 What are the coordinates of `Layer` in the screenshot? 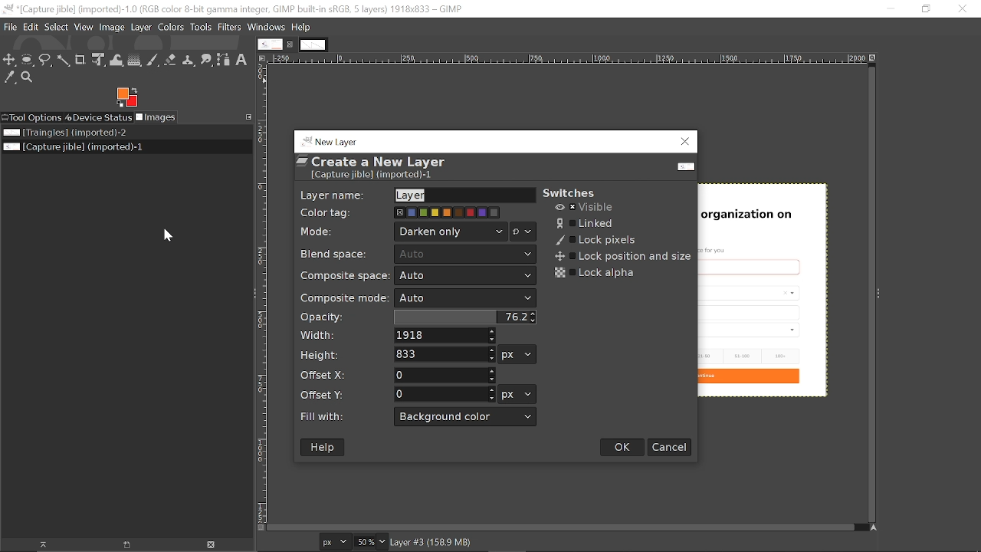 It's located at (142, 27).